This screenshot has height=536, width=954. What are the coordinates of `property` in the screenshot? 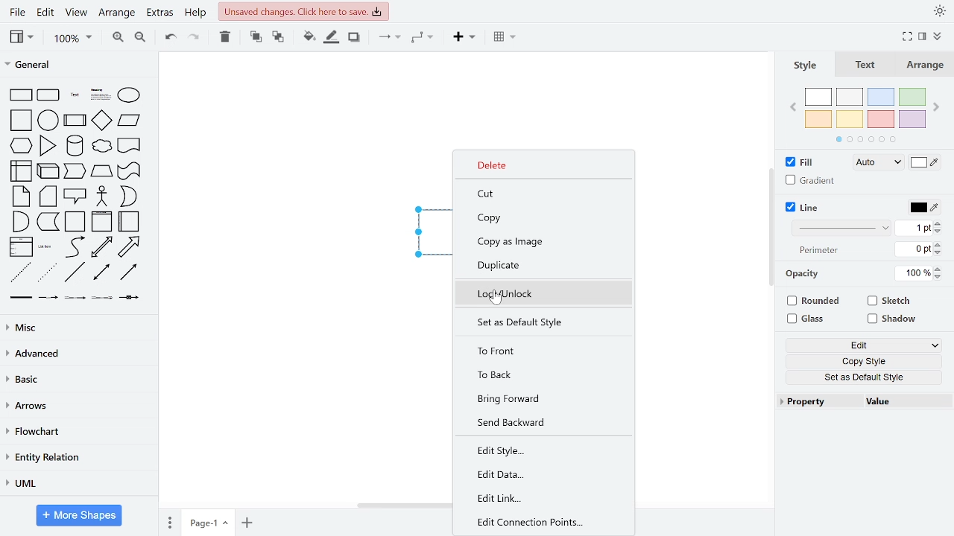 It's located at (820, 402).